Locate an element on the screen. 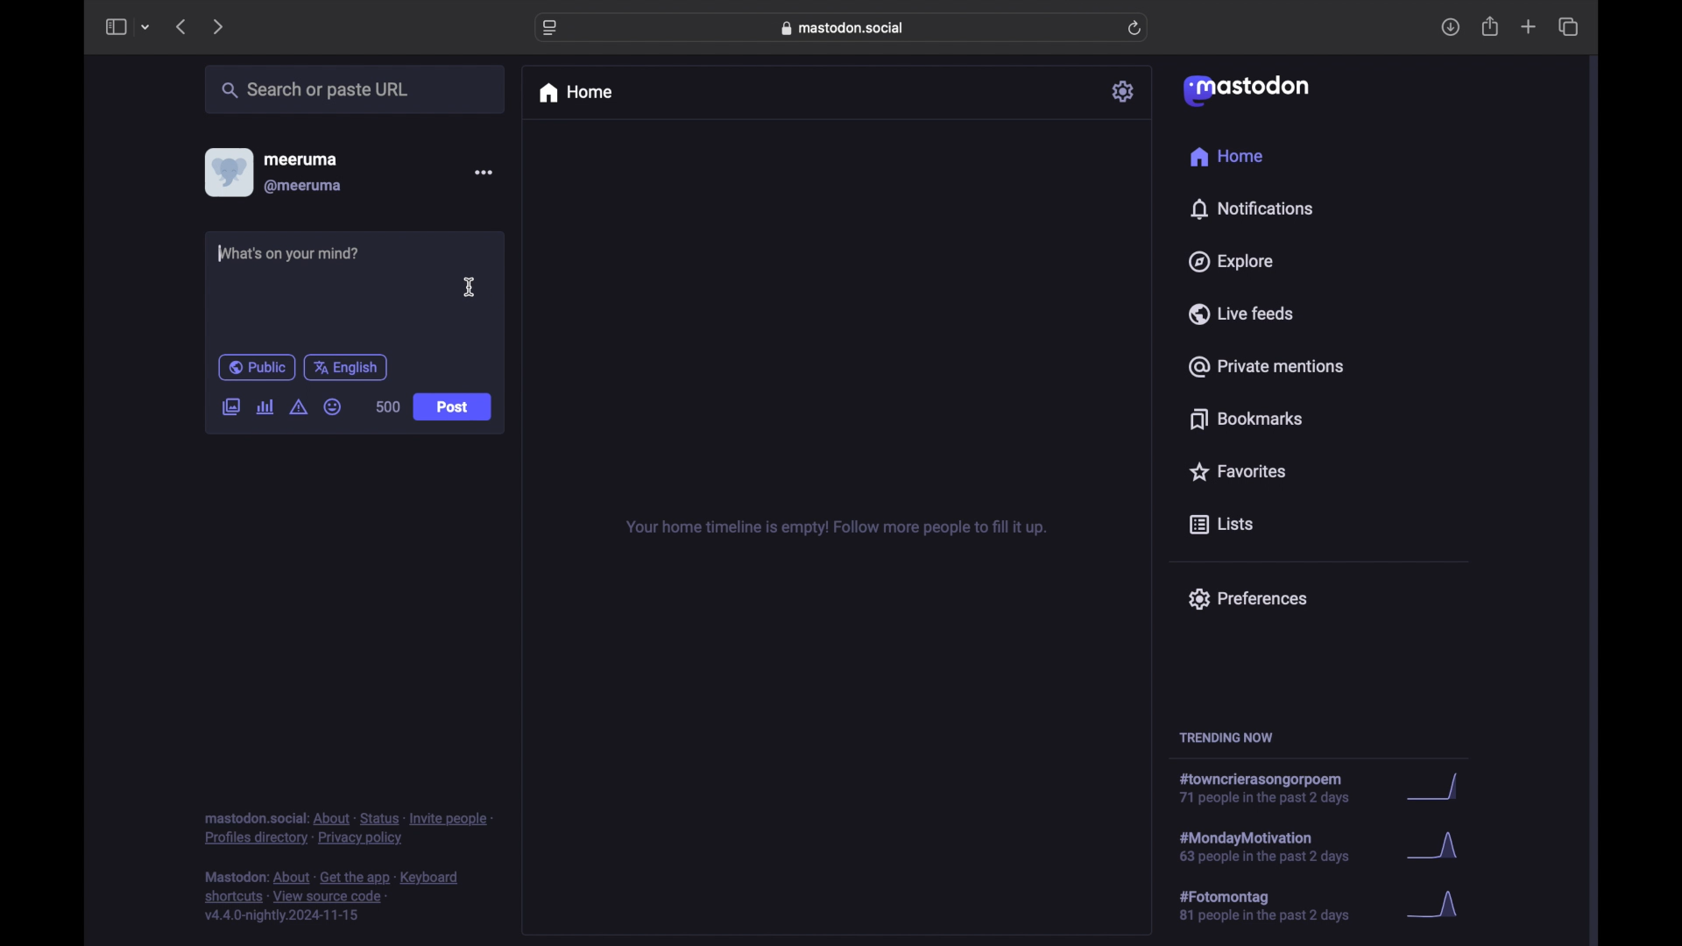 The width and height of the screenshot is (1682, 946). web address is located at coordinates (843, 28).